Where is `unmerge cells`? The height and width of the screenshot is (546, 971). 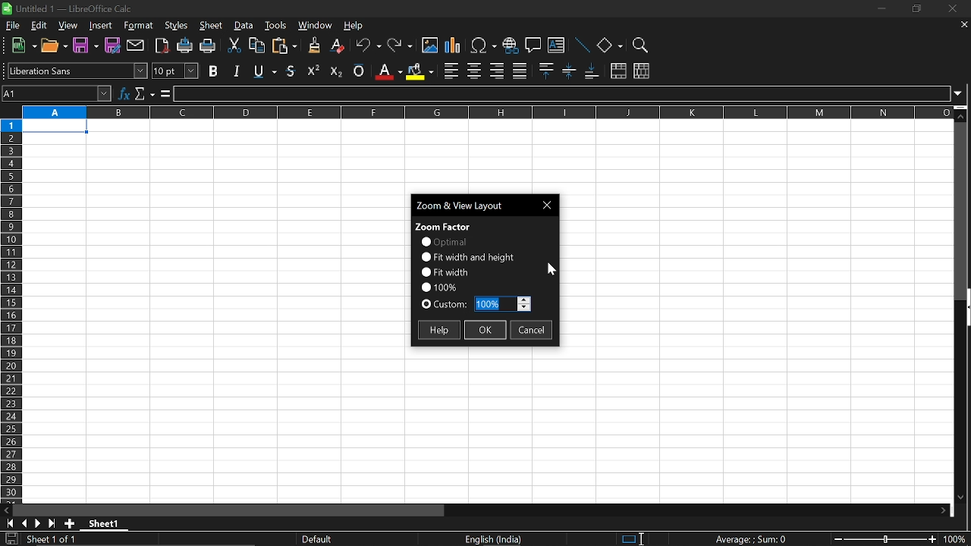
unmerge cells is located at coordinates (641, 71).